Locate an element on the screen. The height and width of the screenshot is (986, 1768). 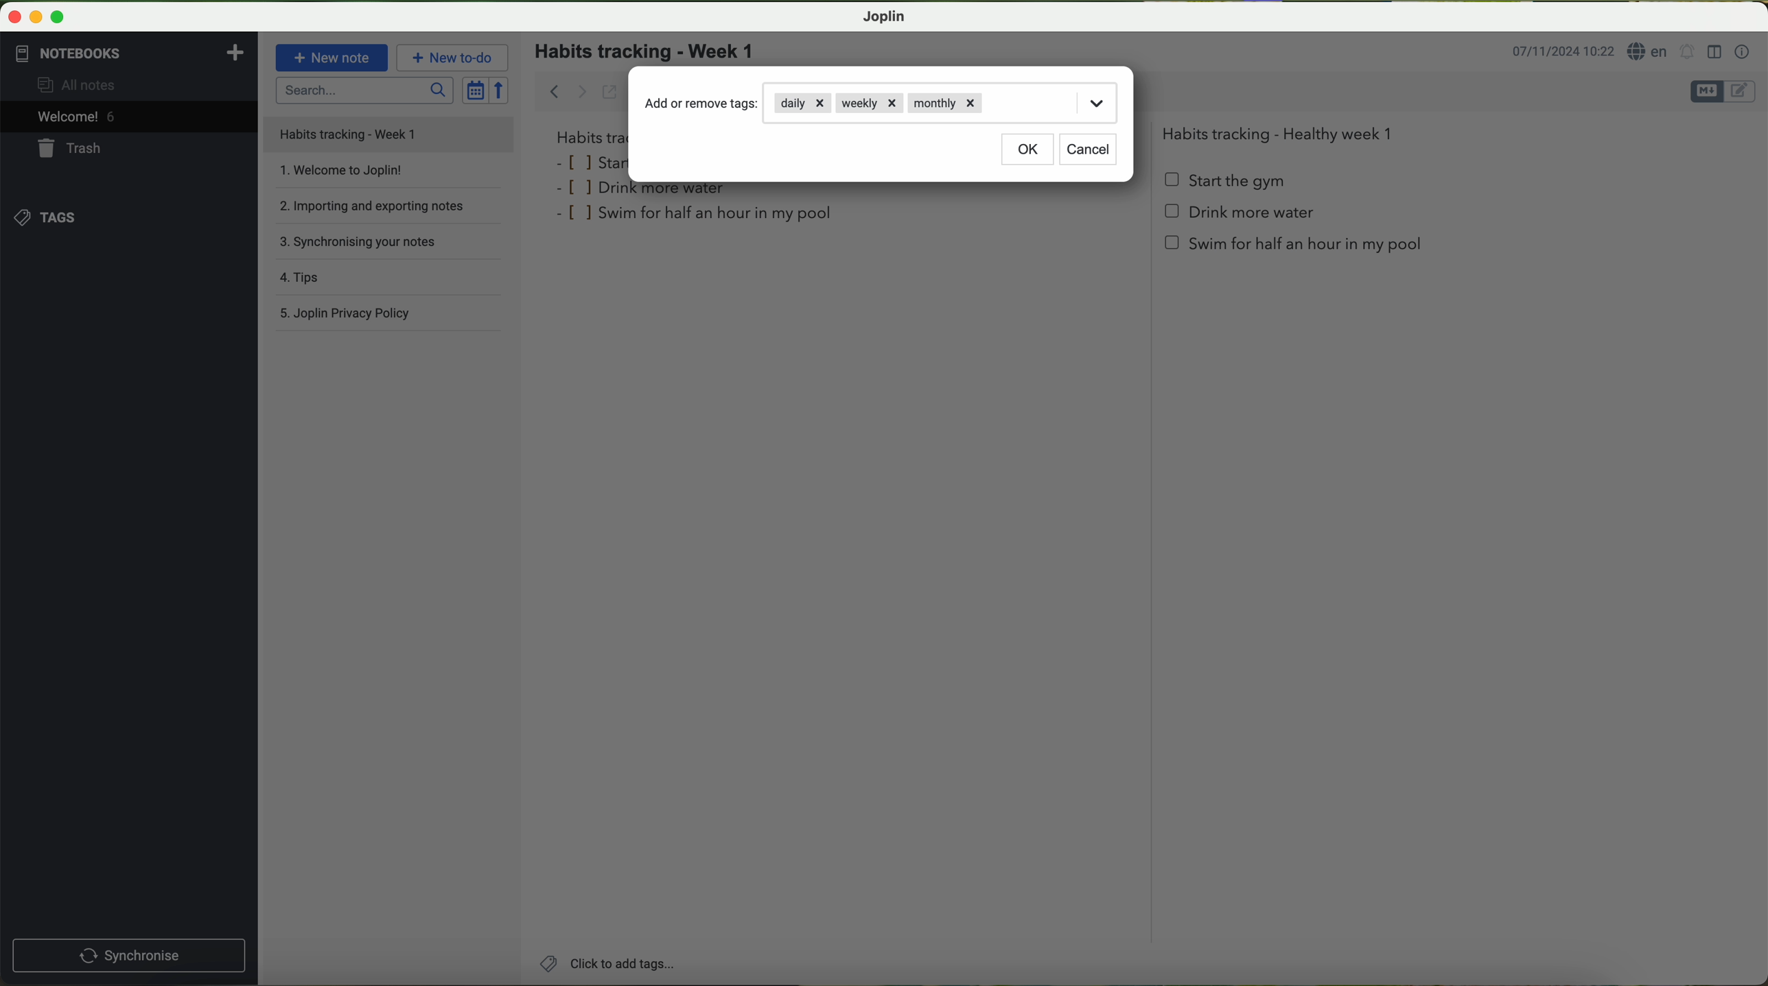
weekly is located at coordinates (868, 104).